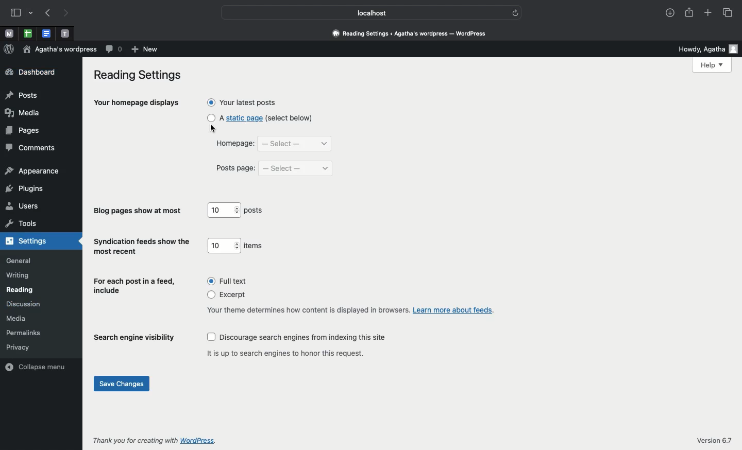  Describe the element at coordinates (703, 48) in the screenshot. I see `Howdy user` at that location.